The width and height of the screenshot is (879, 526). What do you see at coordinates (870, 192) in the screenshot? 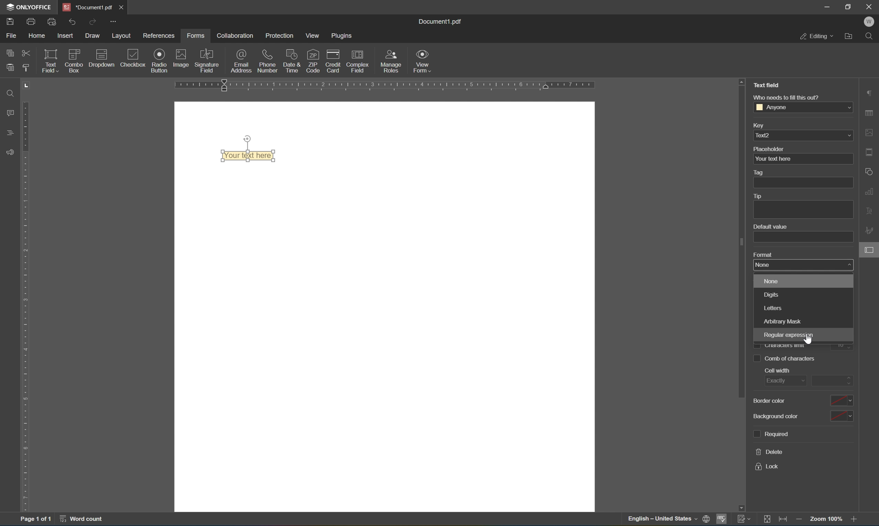
I see `chart settings` at bounding box center [870, 192].